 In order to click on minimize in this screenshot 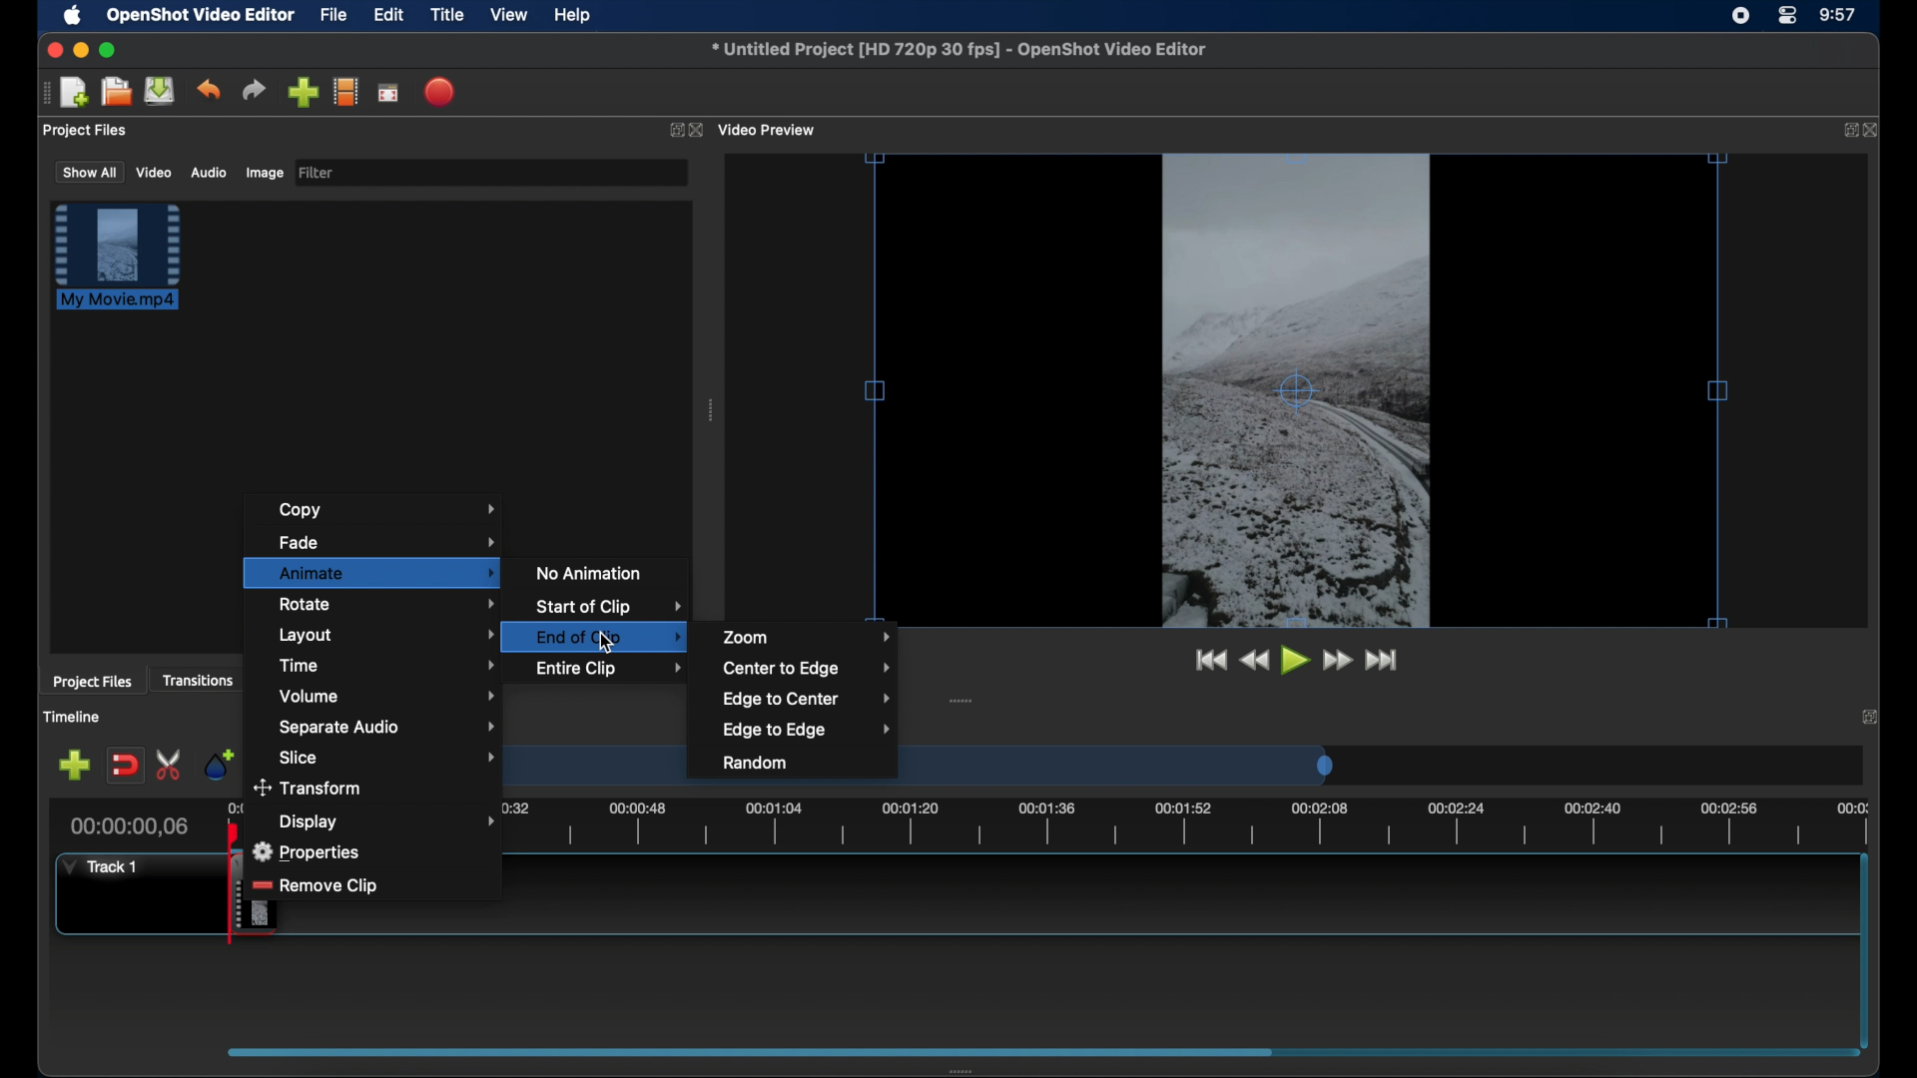, I will do `click(81, 50)`.